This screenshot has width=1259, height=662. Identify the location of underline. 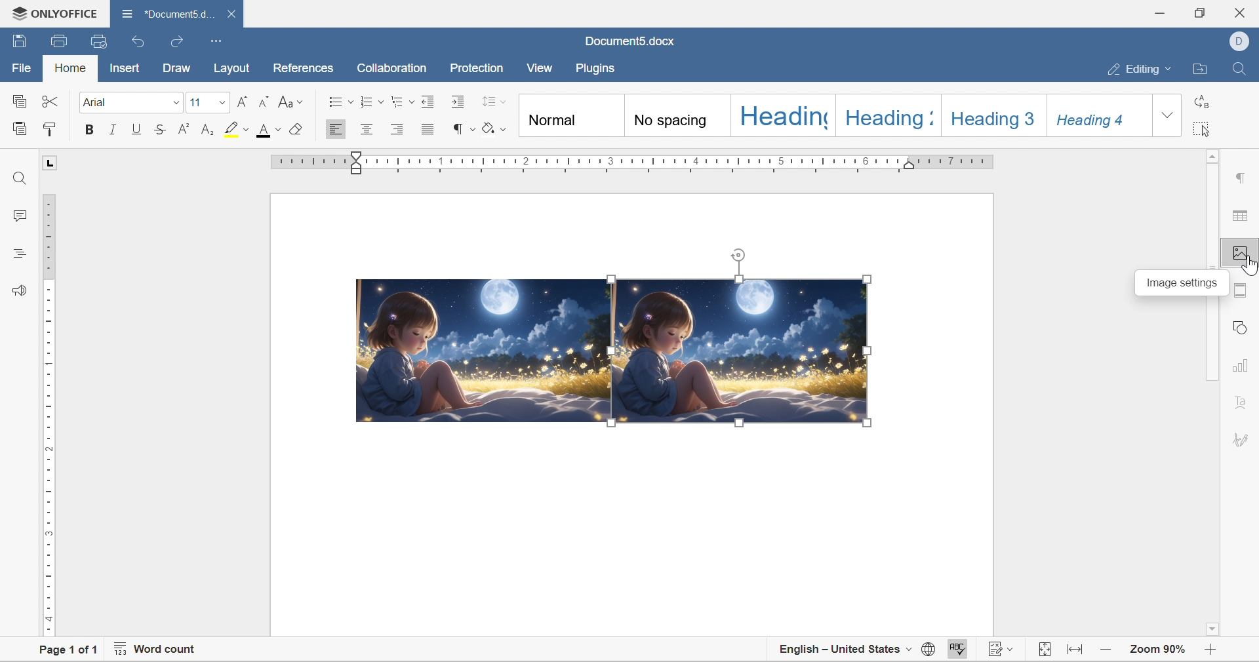
(137, 128).